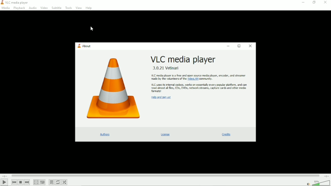  I want to click on made by the volunteers of the, so click(169, 79).